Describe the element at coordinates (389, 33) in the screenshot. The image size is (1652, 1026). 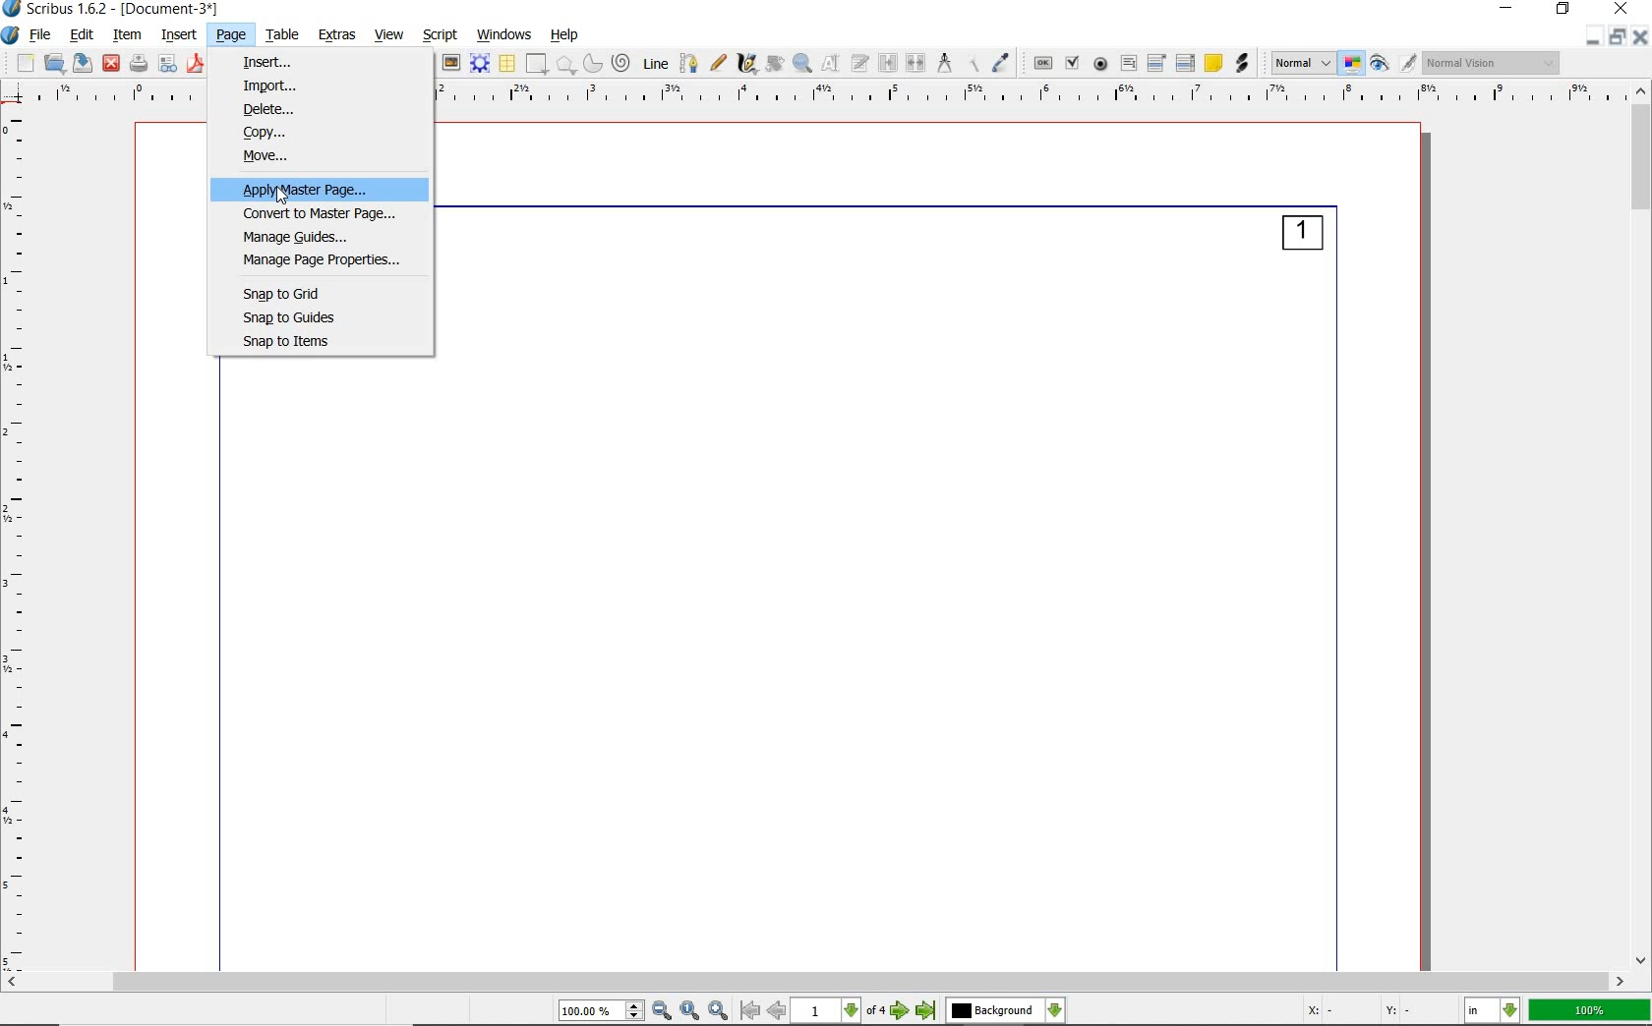
I see `view` at that location.